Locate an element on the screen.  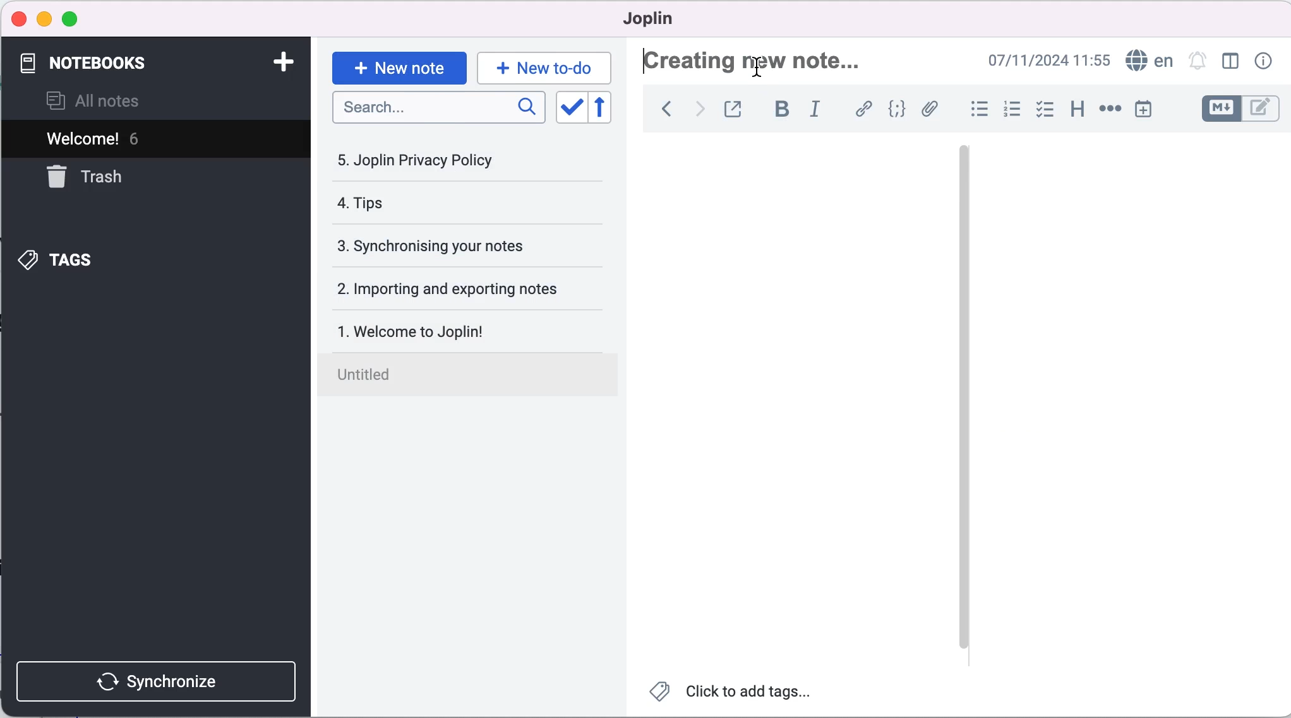
synchronising your notes is located at coordinates (453, 247).